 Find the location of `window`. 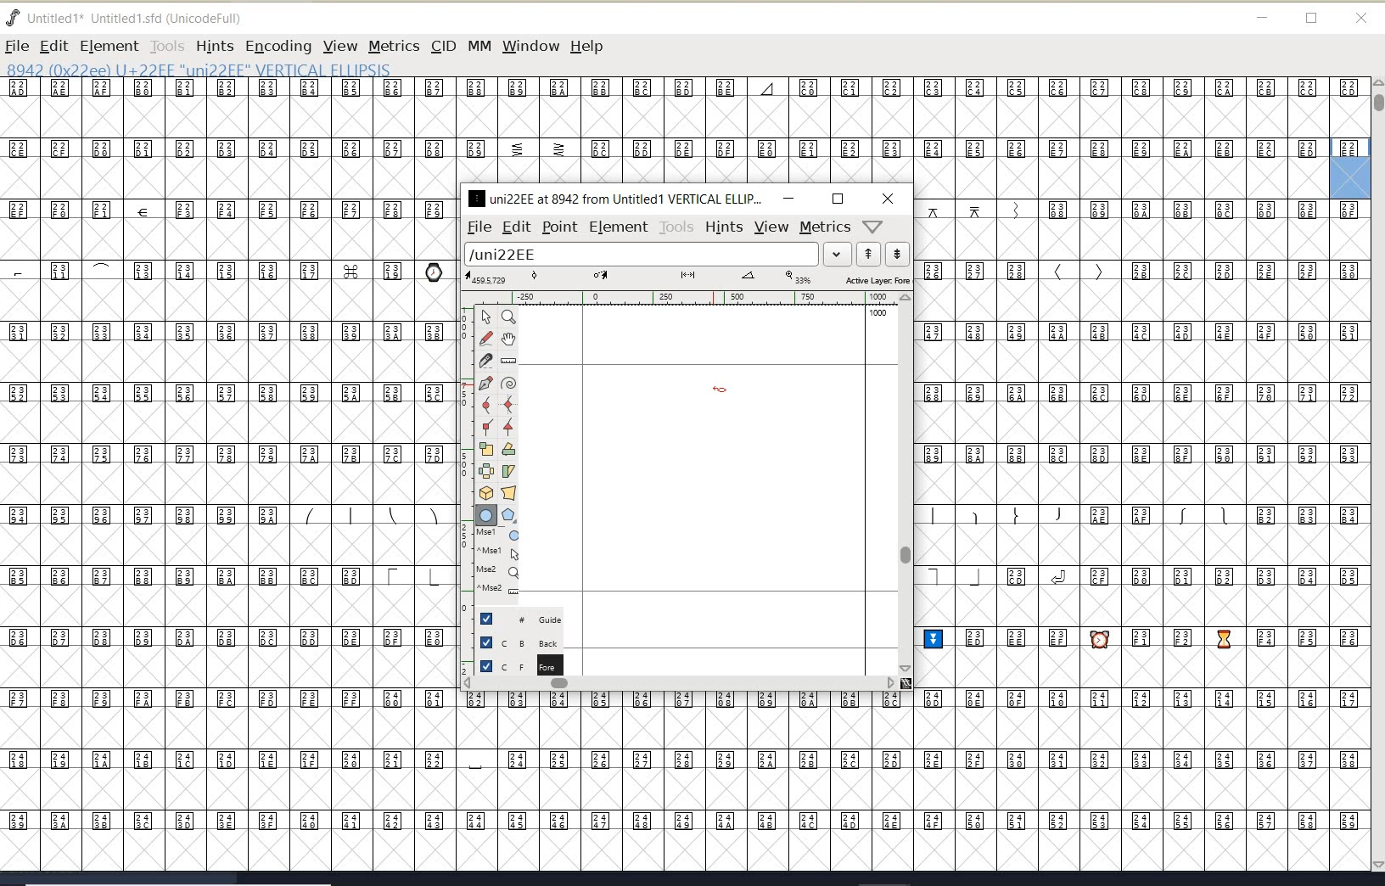

window is located at coordinates (530, 46).